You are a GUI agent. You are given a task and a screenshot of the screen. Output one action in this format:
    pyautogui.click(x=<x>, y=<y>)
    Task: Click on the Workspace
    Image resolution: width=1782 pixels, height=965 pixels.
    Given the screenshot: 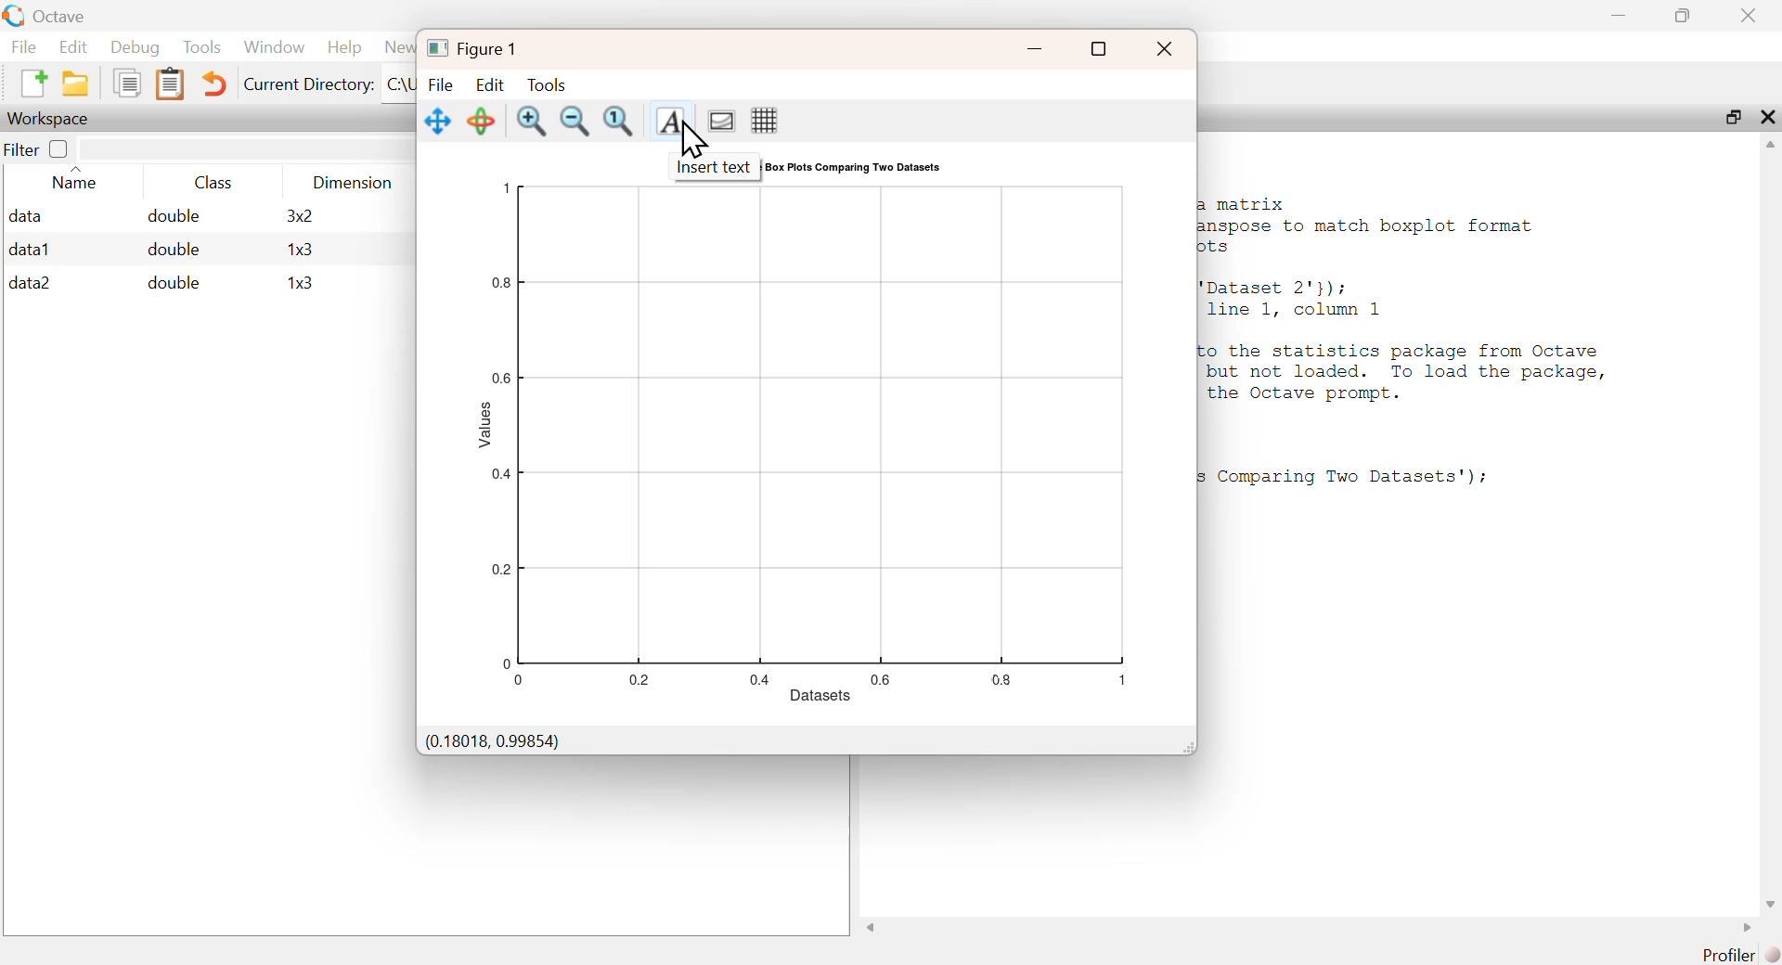 What is the action you would take?
    pyautogui.click(x=51, y=119)
    